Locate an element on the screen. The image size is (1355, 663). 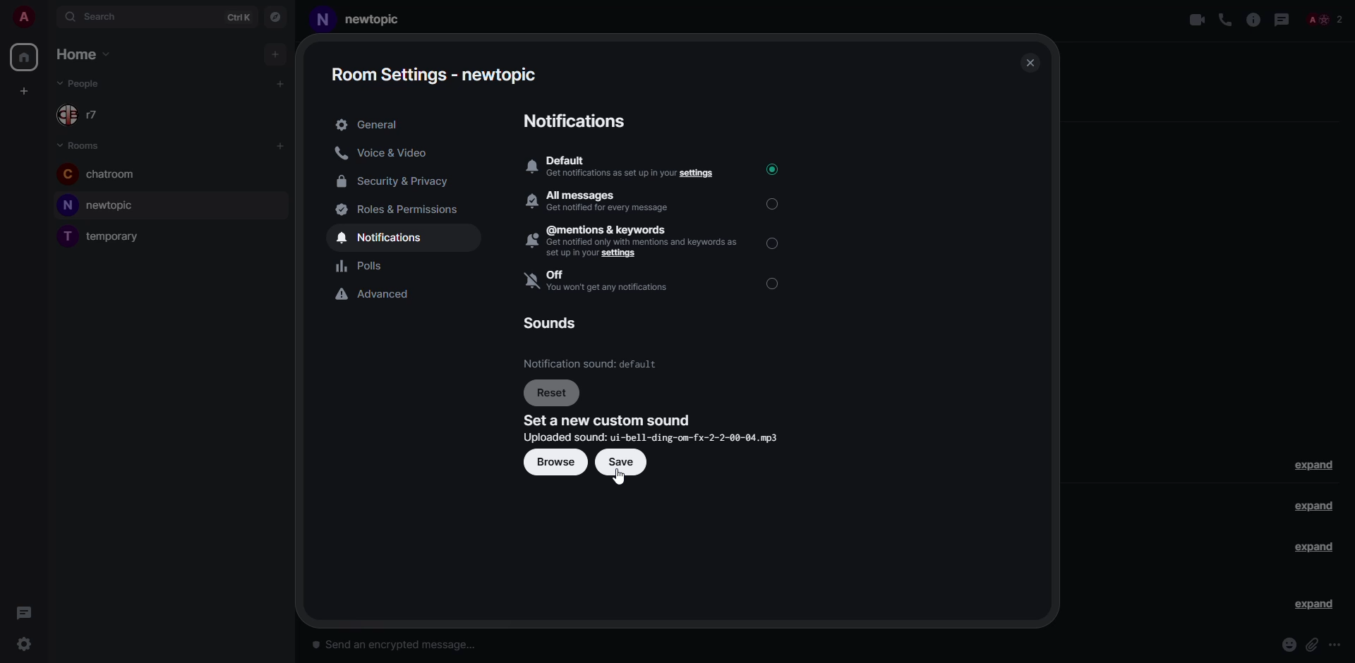
polls is located at coordinates (368, 266).